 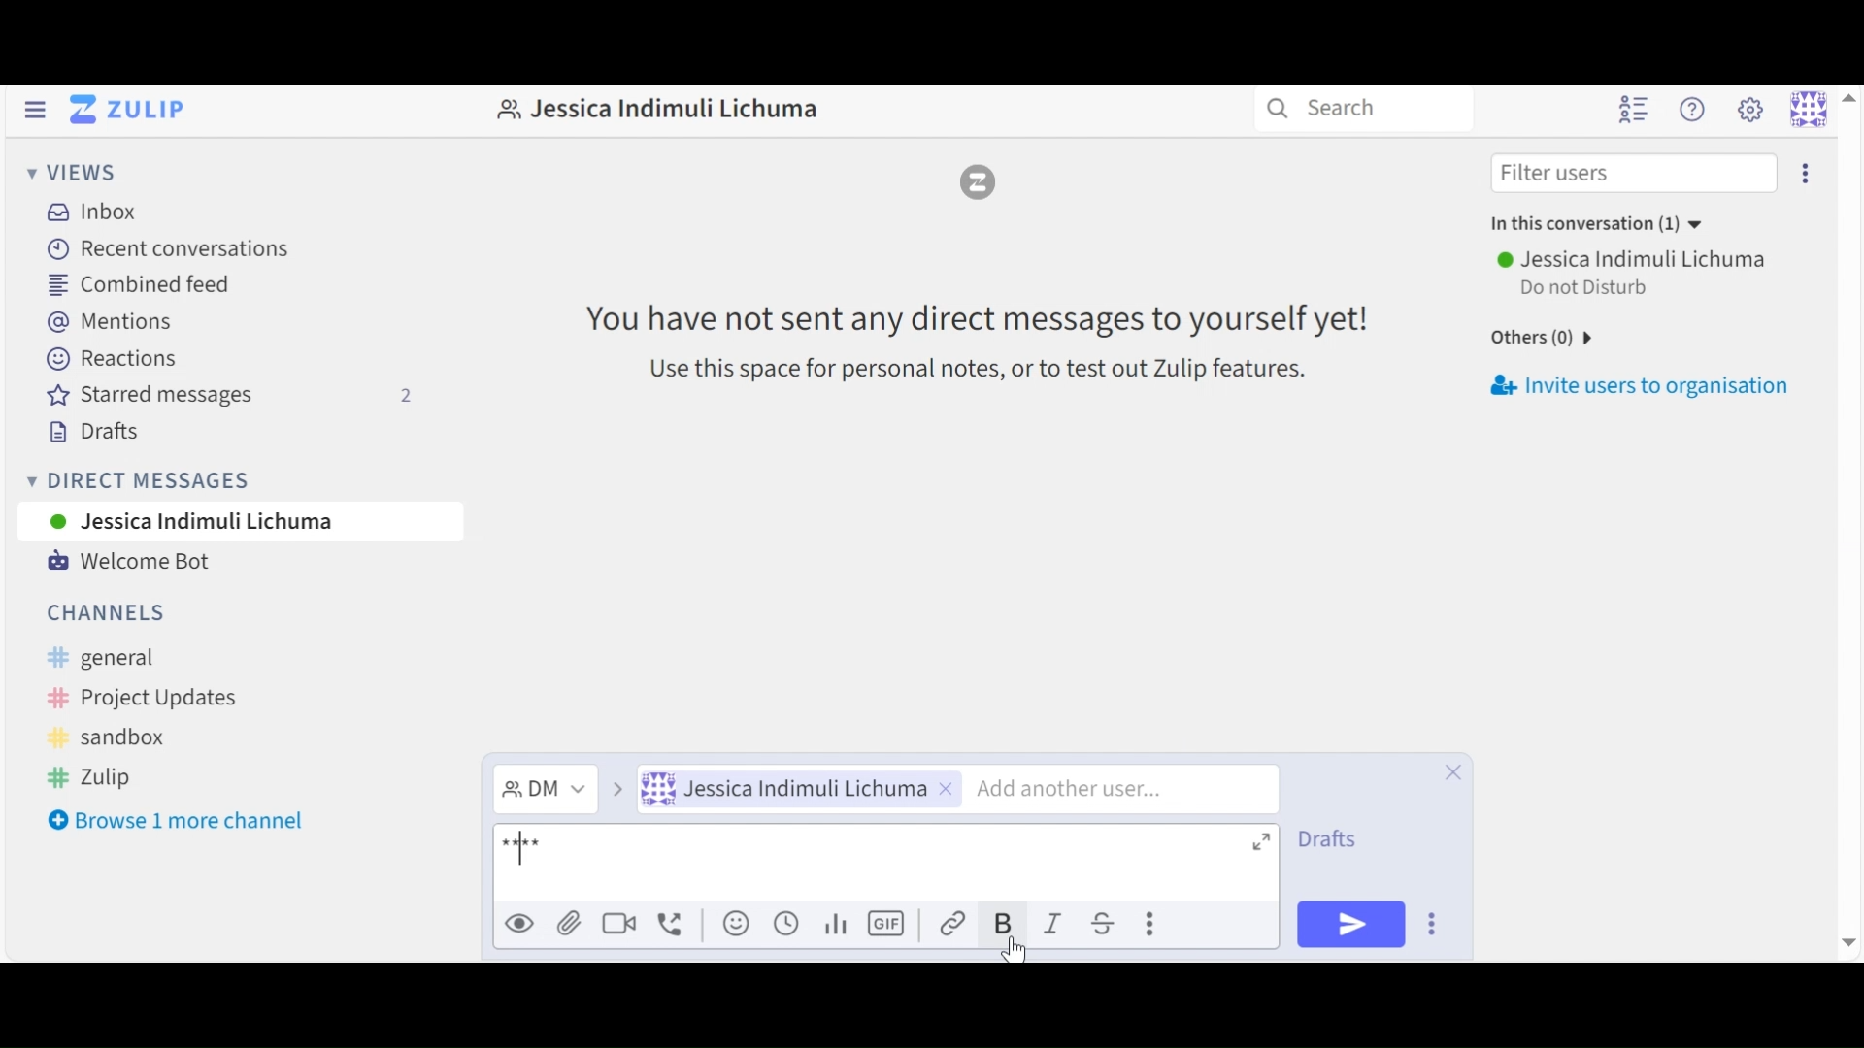 I want to click on Go to Home View, so click(x=124, y=112).